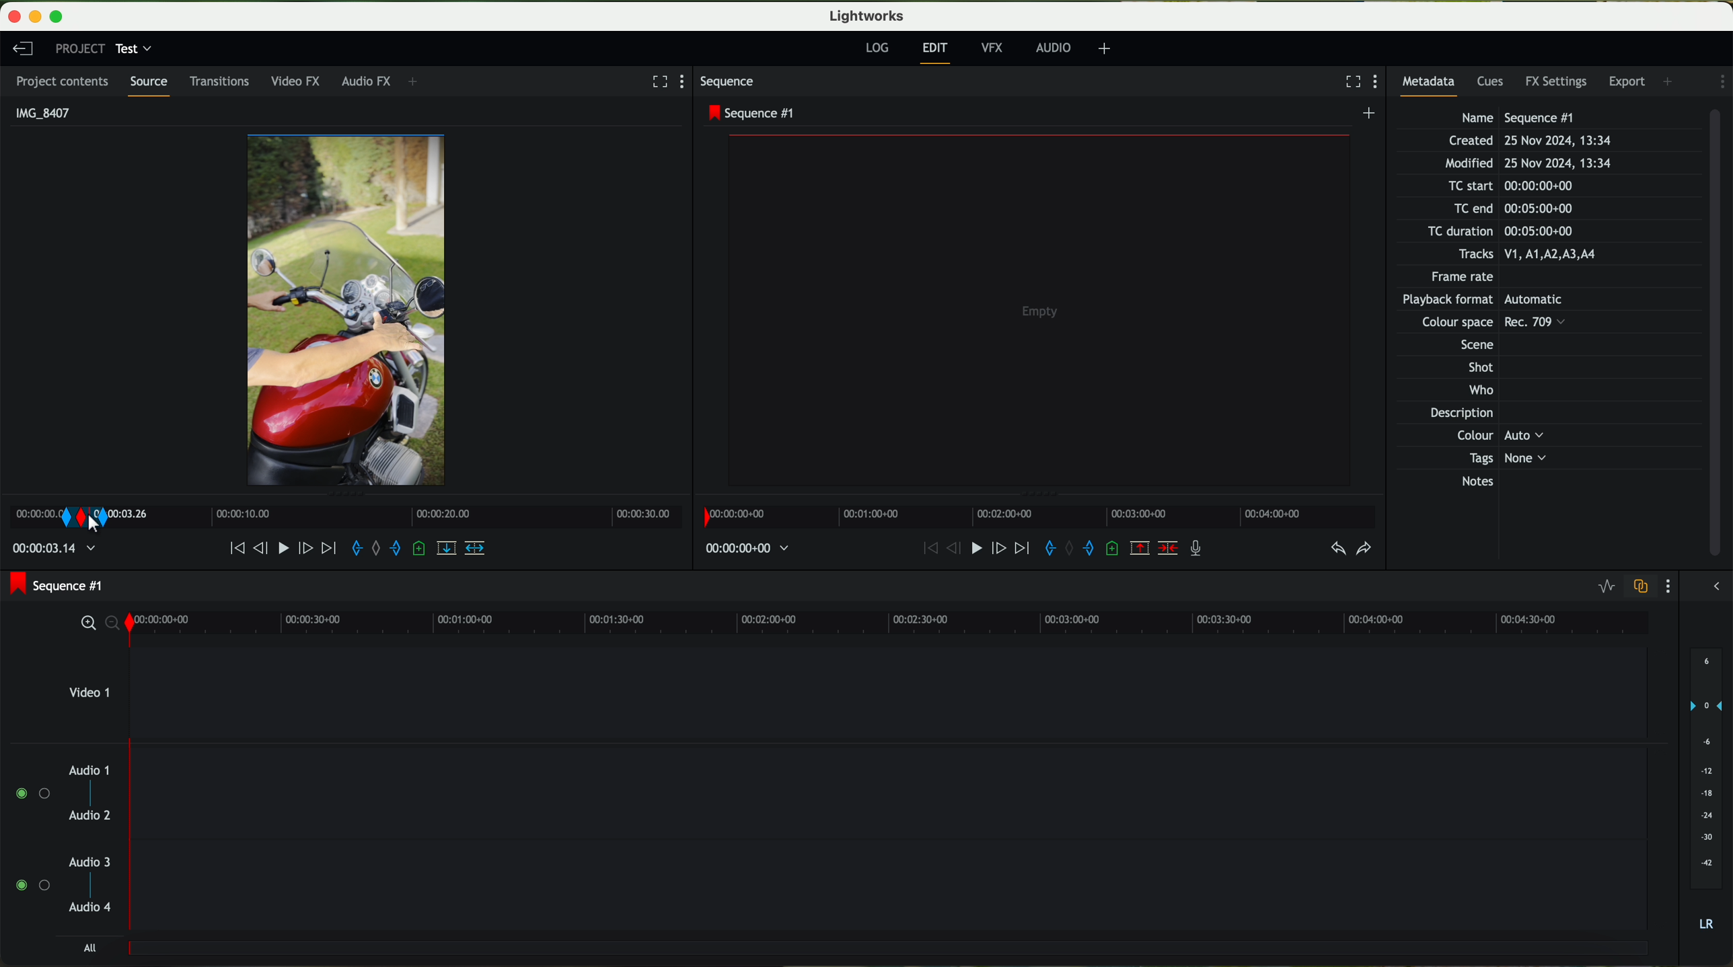  I want to click on timeline, so click(889, 625).